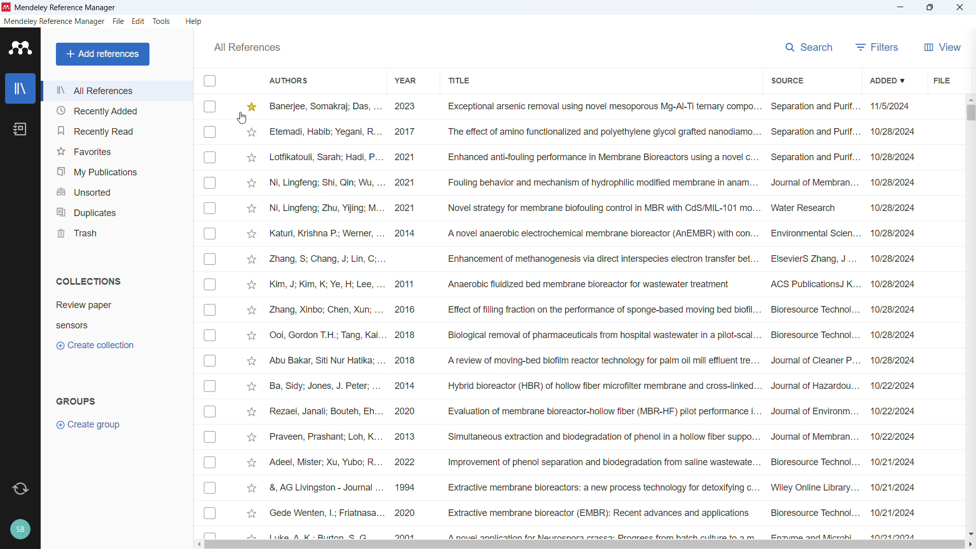  Describe the element at coordinates (900, 8) in the screenshot. I see `minimise ` at that location.